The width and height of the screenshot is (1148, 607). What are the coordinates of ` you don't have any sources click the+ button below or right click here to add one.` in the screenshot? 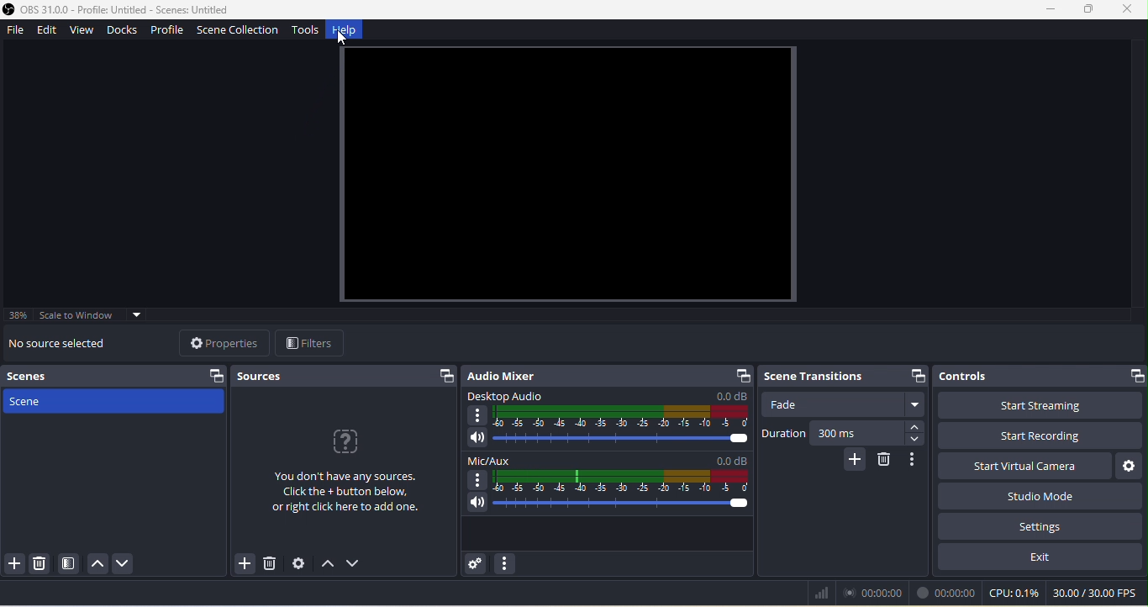 It's located at (344, 479).